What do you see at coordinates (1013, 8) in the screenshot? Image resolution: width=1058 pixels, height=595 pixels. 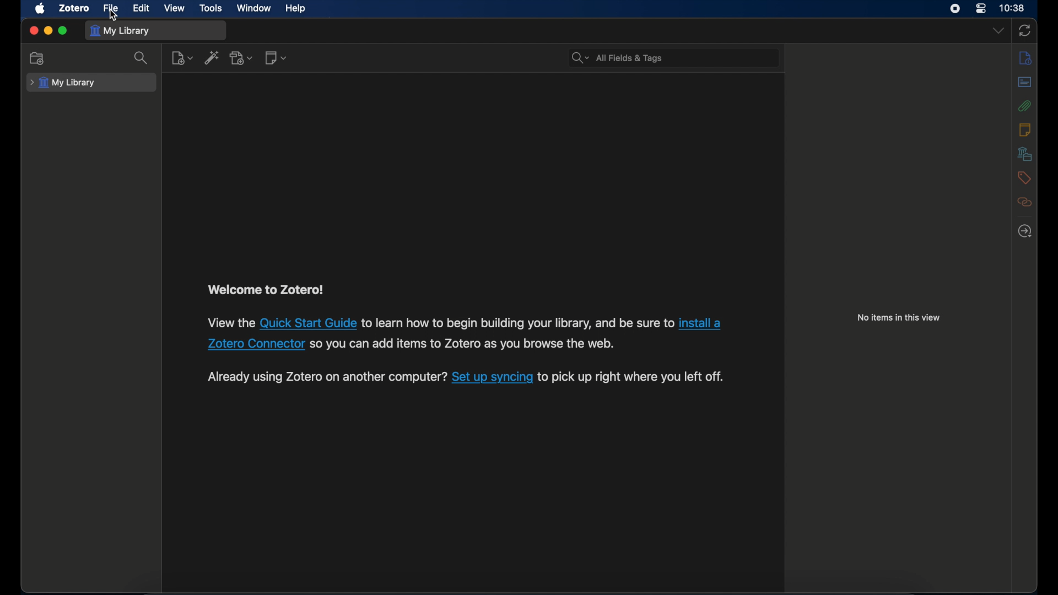 I see `time` at bounding box center [1013, 8].